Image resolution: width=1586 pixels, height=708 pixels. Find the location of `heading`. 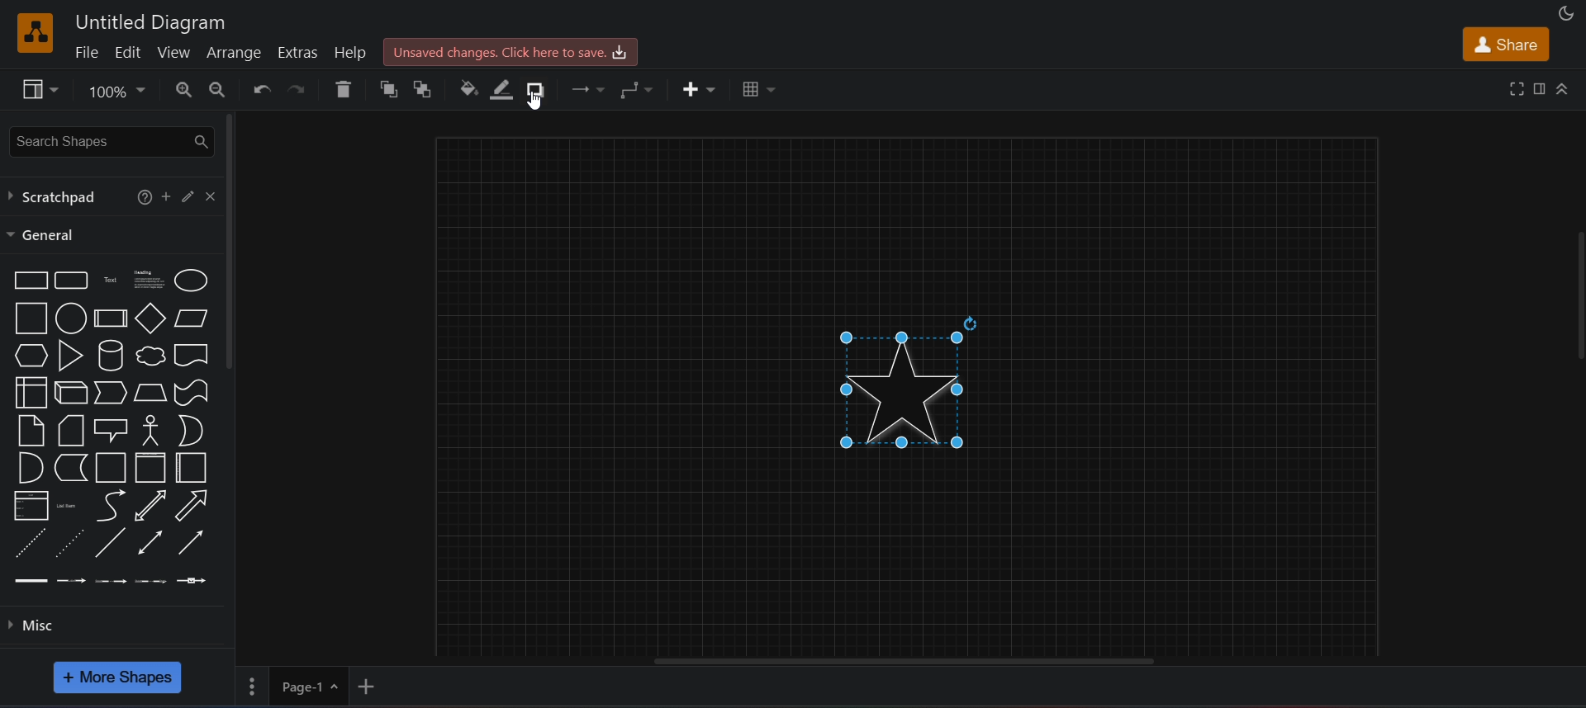

heading is located at coordinates (145, 280).